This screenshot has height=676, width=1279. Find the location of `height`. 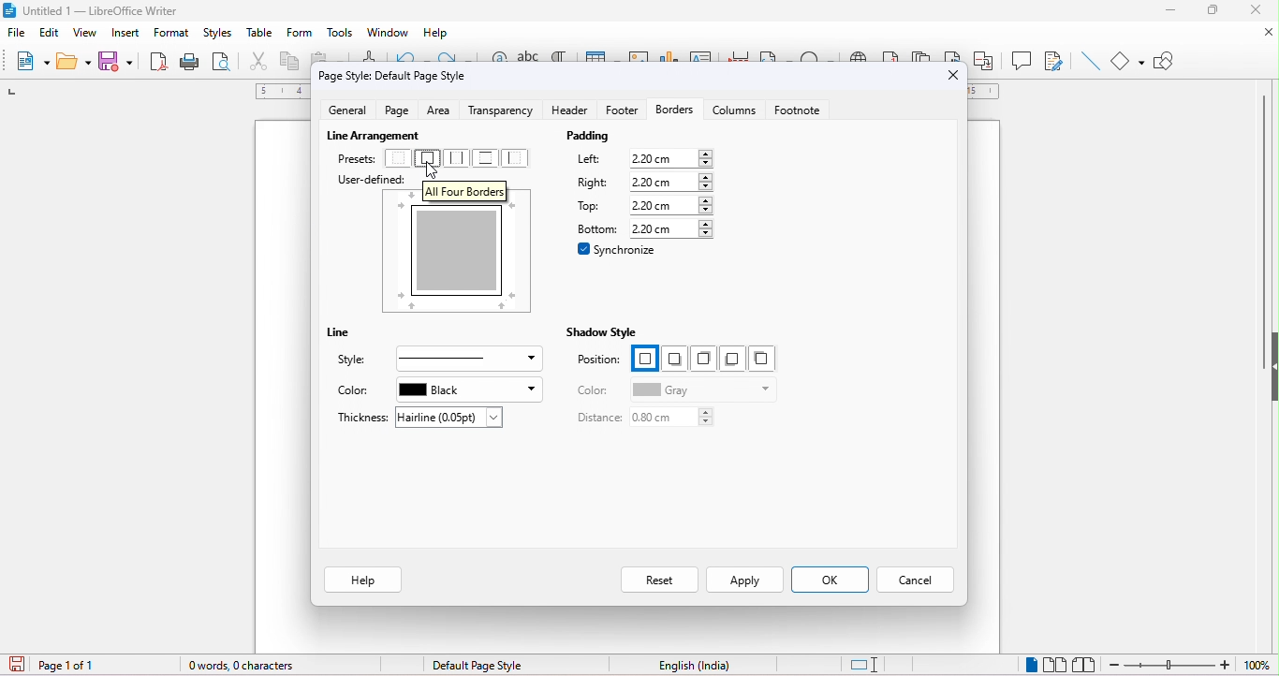

height is located at coordinates (1271, 360).